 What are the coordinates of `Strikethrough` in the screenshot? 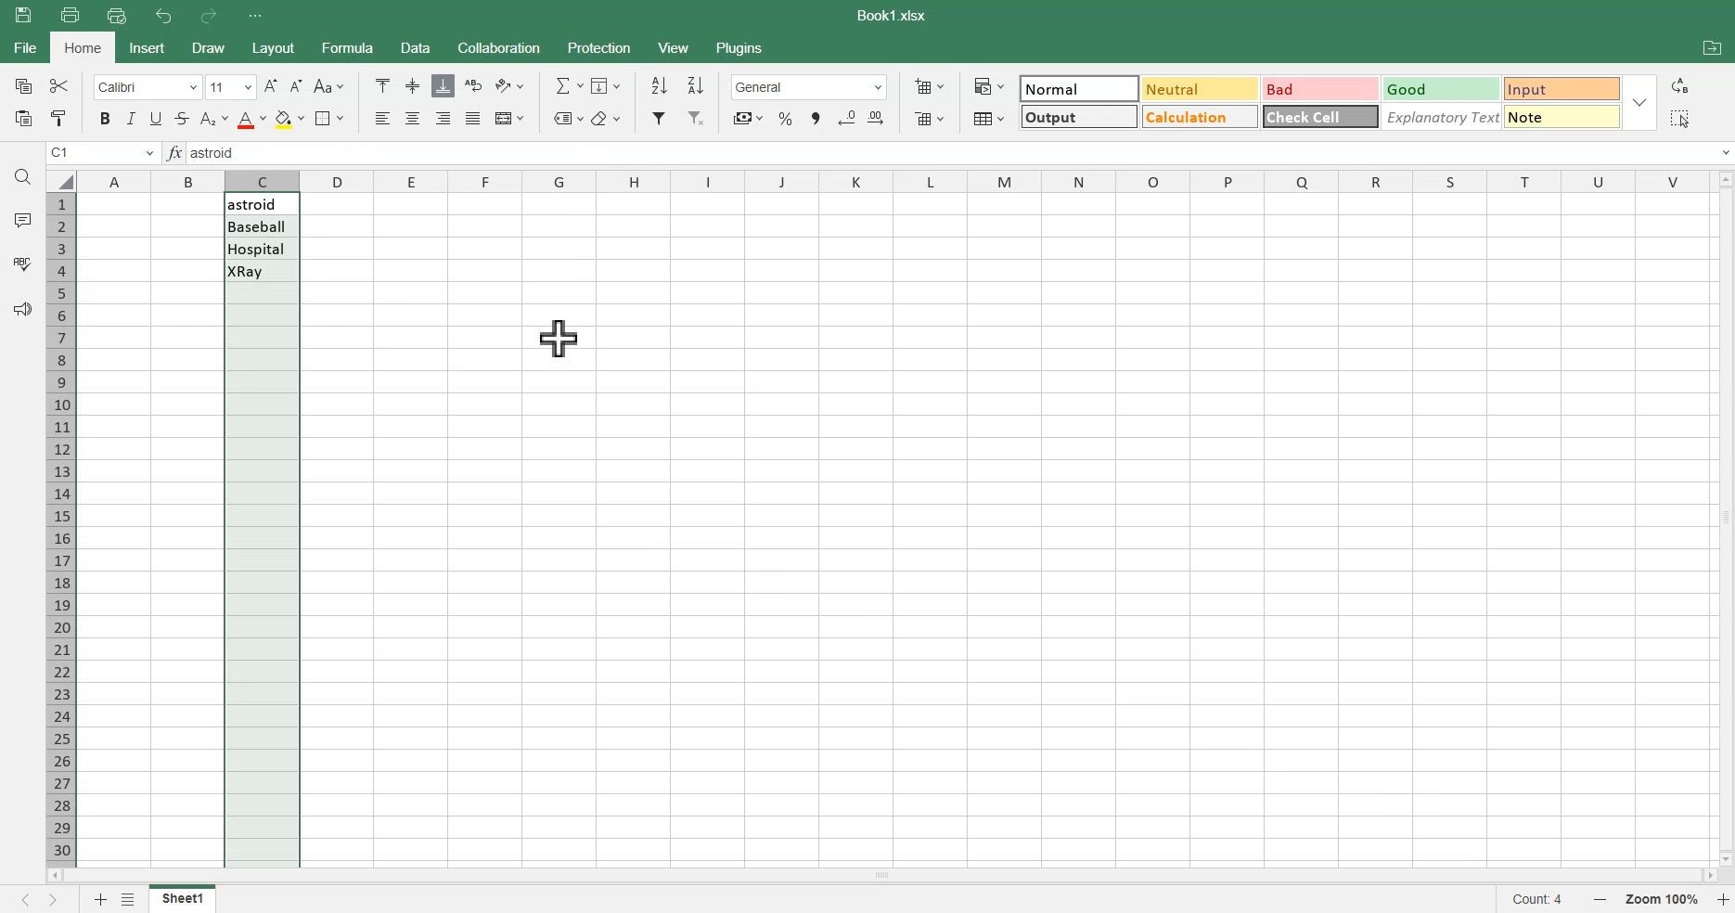 It's located at (182, 118).